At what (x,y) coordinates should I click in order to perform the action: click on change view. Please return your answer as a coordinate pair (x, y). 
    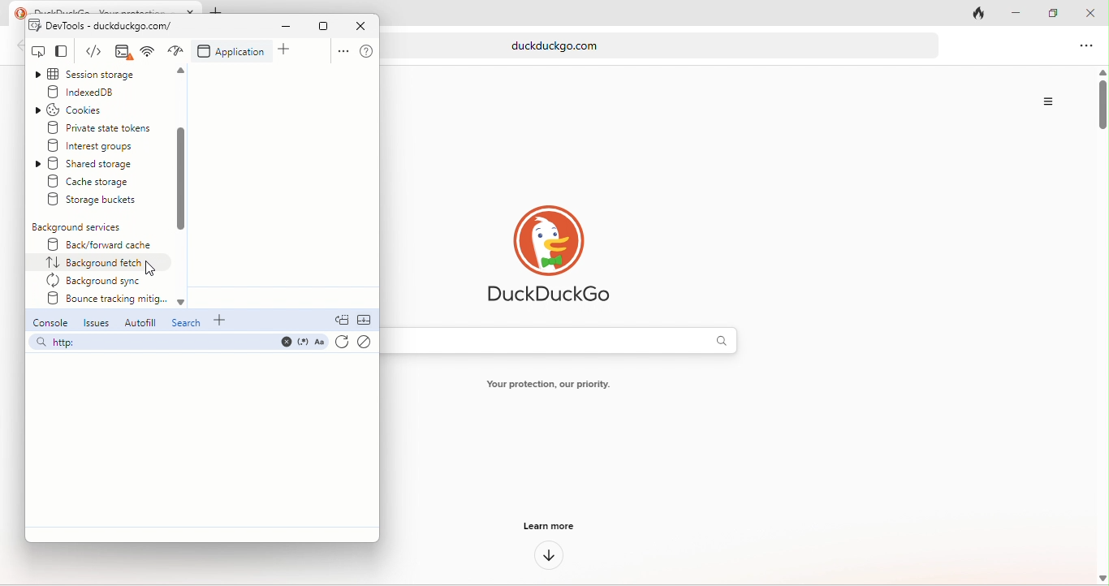
    Looking at the image, I should click on (68, 53).